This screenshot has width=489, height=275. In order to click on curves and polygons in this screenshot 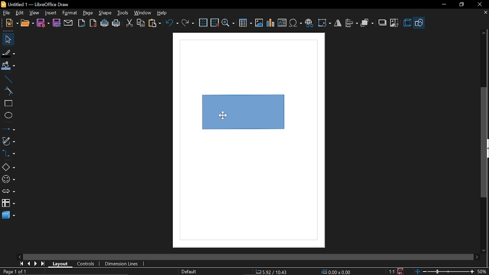, I will do `click(8, 141)`.